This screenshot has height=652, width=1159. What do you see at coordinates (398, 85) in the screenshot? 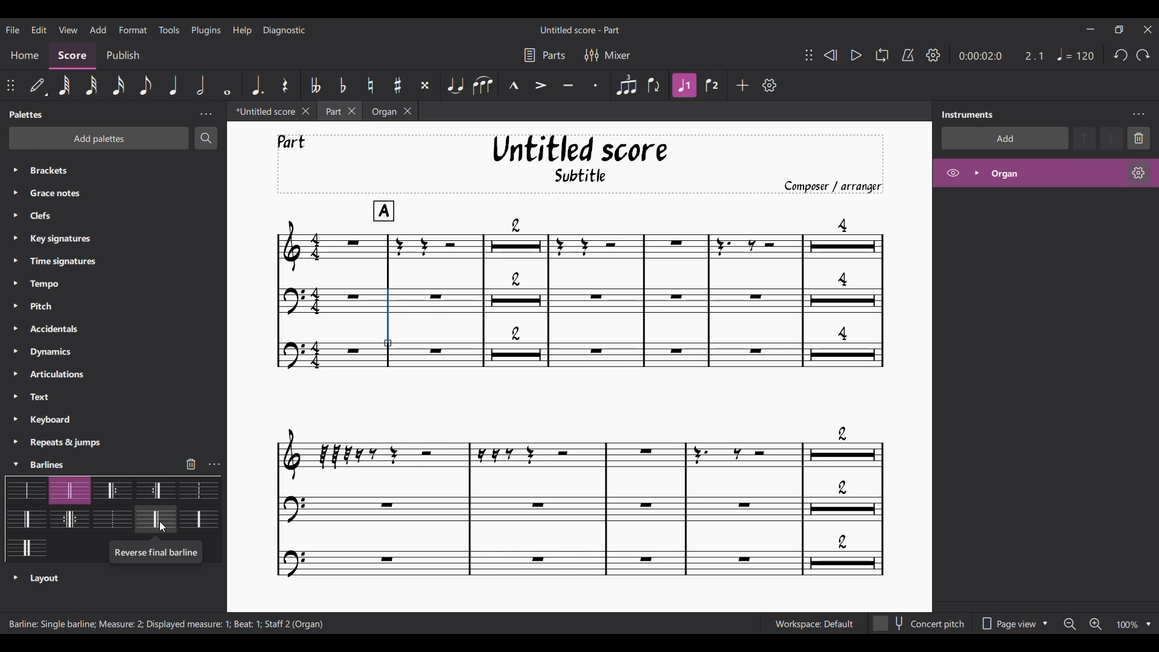
I see `Toggle sharp` at bounding box center [398, 85].